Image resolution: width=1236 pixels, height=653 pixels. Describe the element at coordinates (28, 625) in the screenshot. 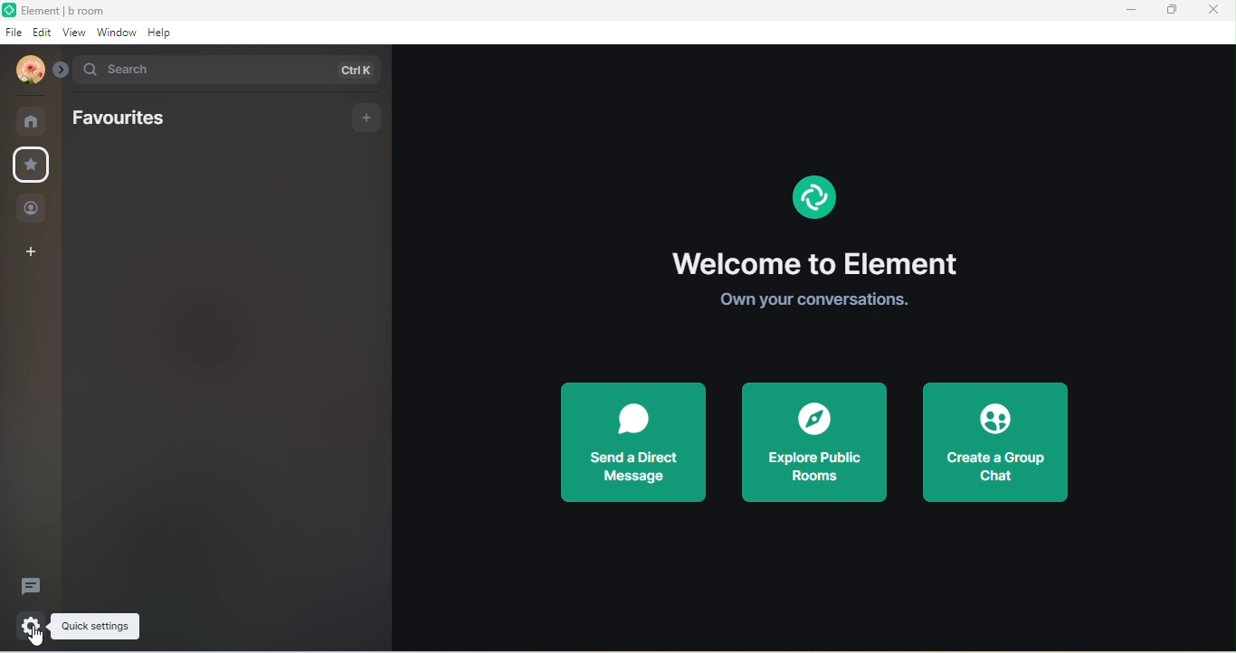

I see `settings` at that location.